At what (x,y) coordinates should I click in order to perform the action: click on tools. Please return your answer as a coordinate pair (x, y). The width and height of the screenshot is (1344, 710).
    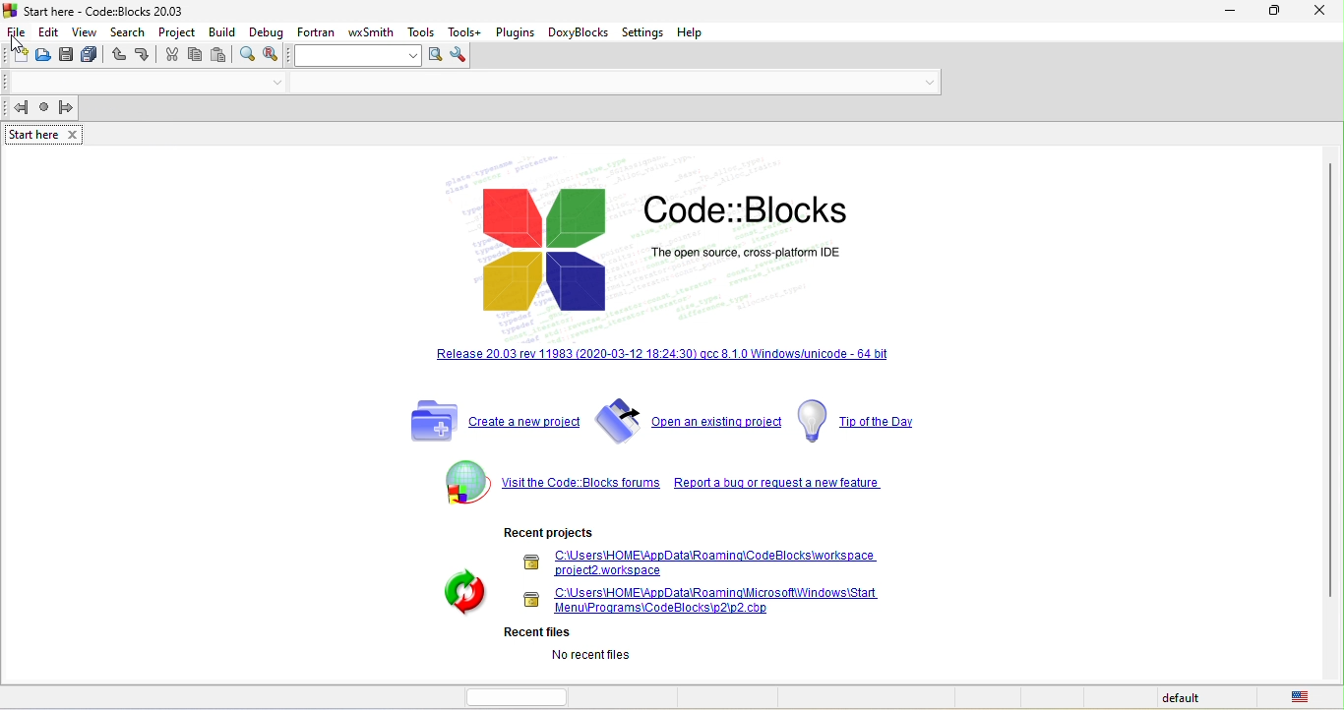
    Looking at the image, I should click on (423, 31).